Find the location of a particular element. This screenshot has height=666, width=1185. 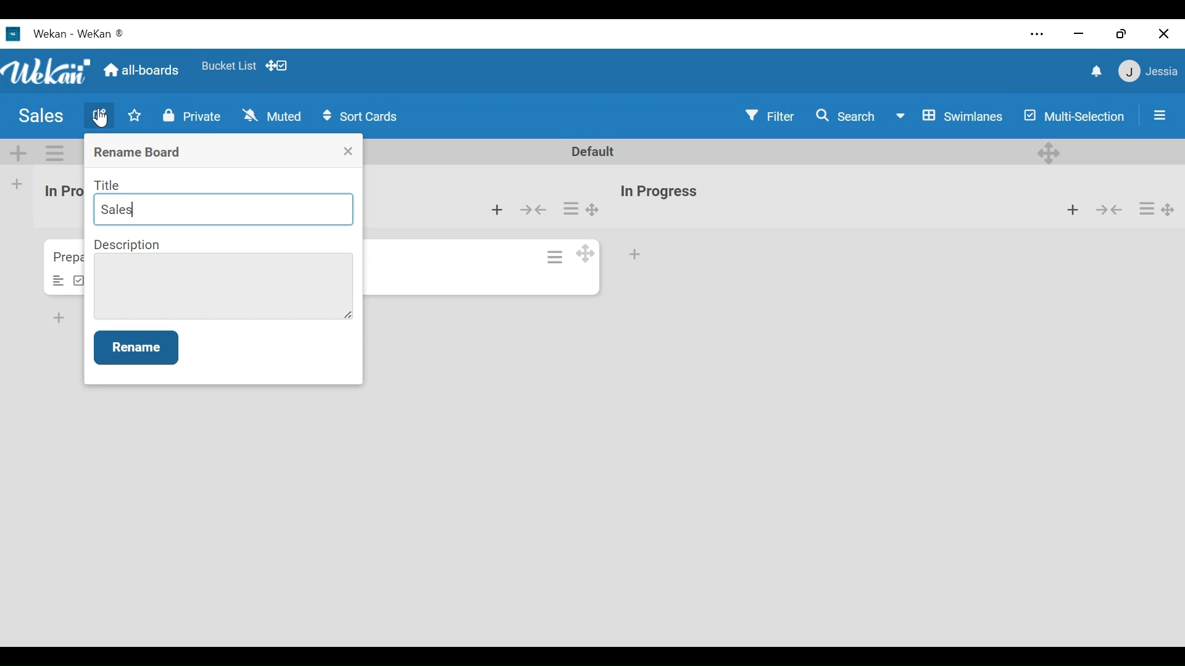

settings and more is located at coordinates (1036, 35).